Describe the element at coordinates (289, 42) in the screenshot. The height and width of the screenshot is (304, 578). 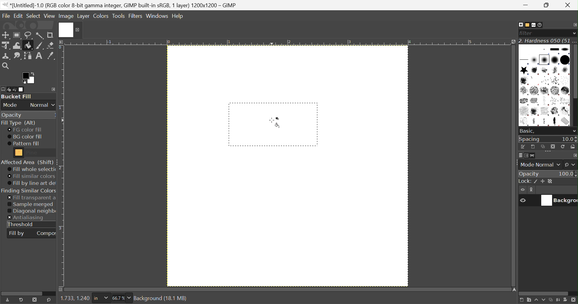
I see `2` at that location.